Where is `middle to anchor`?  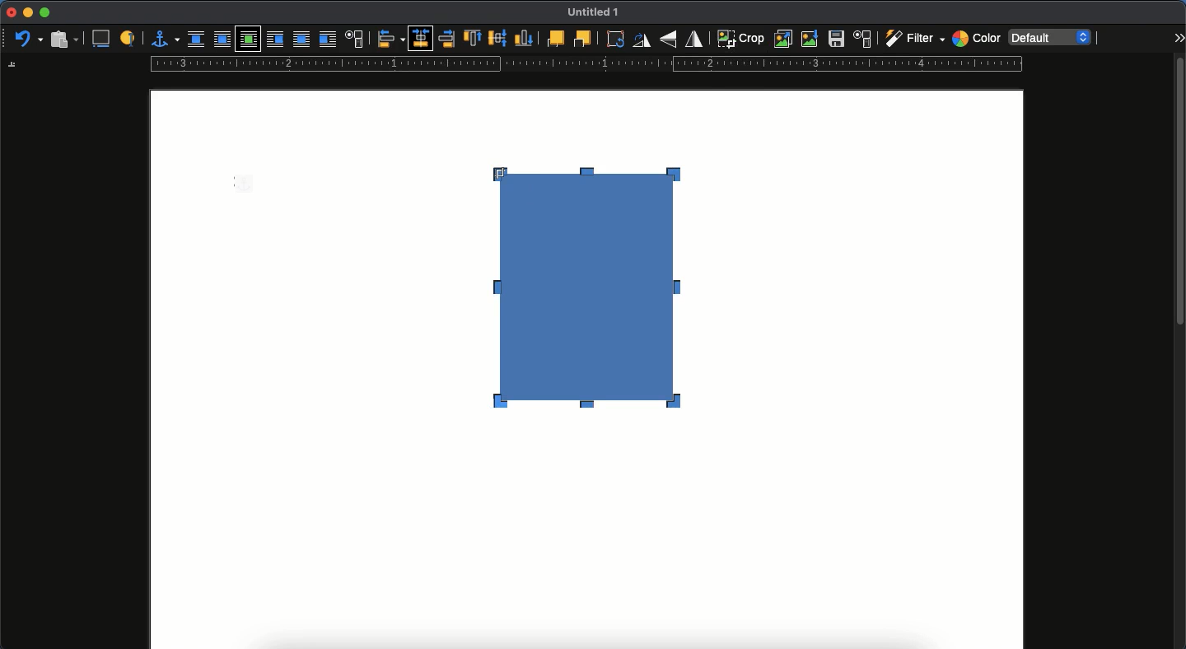
middle to anchor is located at coordinates (498, 38).